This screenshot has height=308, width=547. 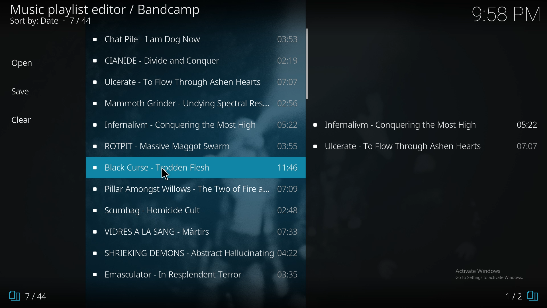 I want to click on 7/44, so click(x=26, y=296).